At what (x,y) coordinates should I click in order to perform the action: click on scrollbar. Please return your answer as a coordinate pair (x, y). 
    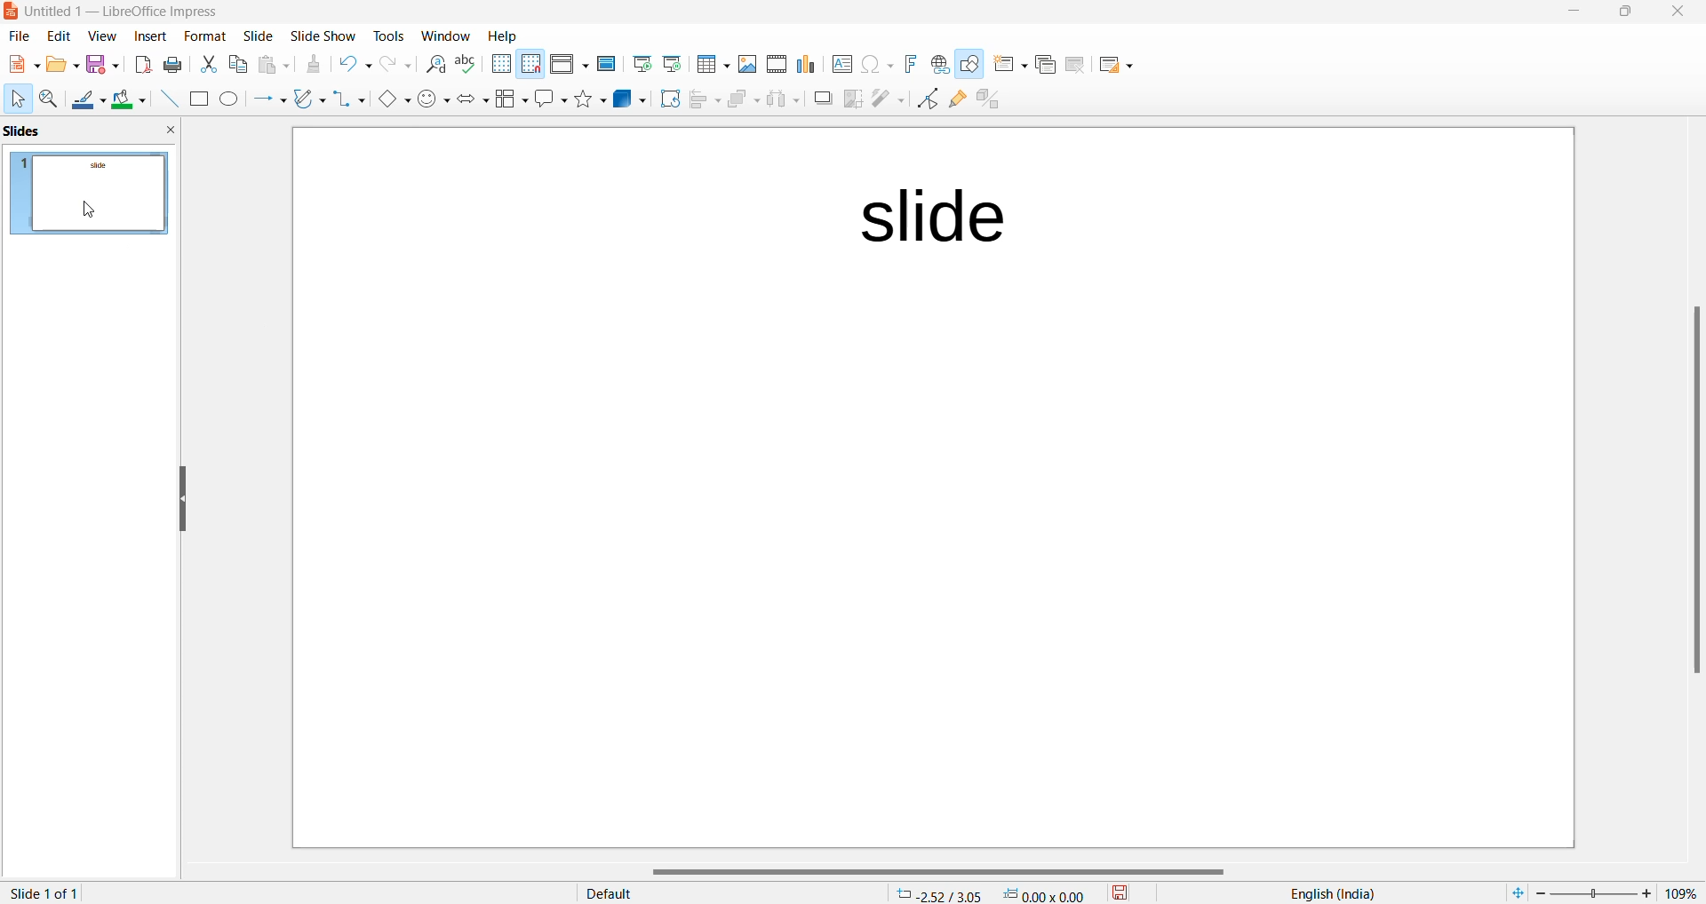
    Looking at the image, I should click on (1694, 488).